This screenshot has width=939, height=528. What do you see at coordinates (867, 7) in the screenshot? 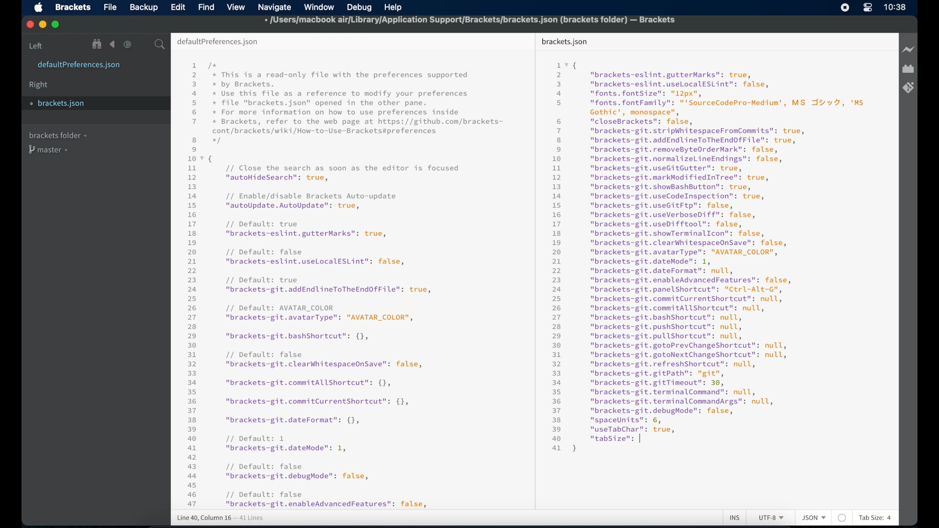
I see `control center` at bounding box center [867, 7].